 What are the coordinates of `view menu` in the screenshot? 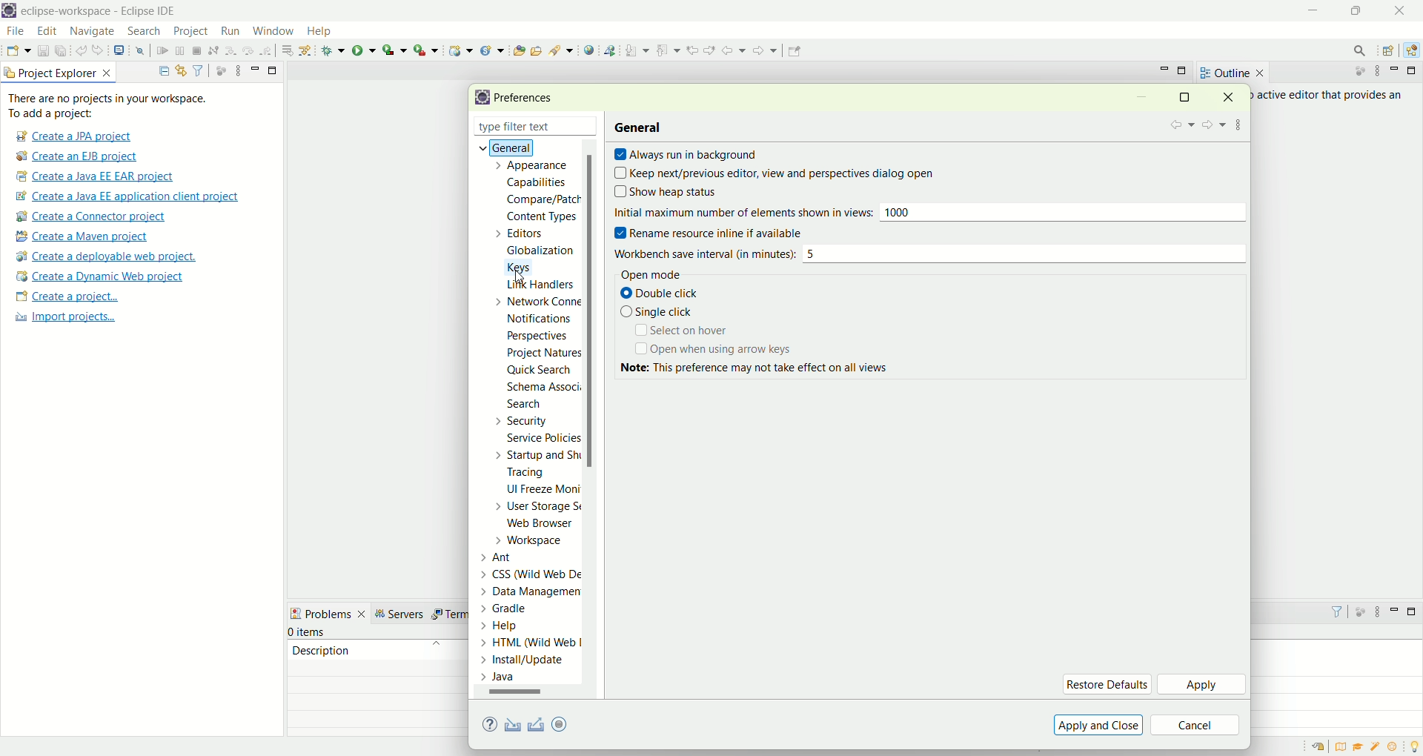 It's located at (1376, 71).